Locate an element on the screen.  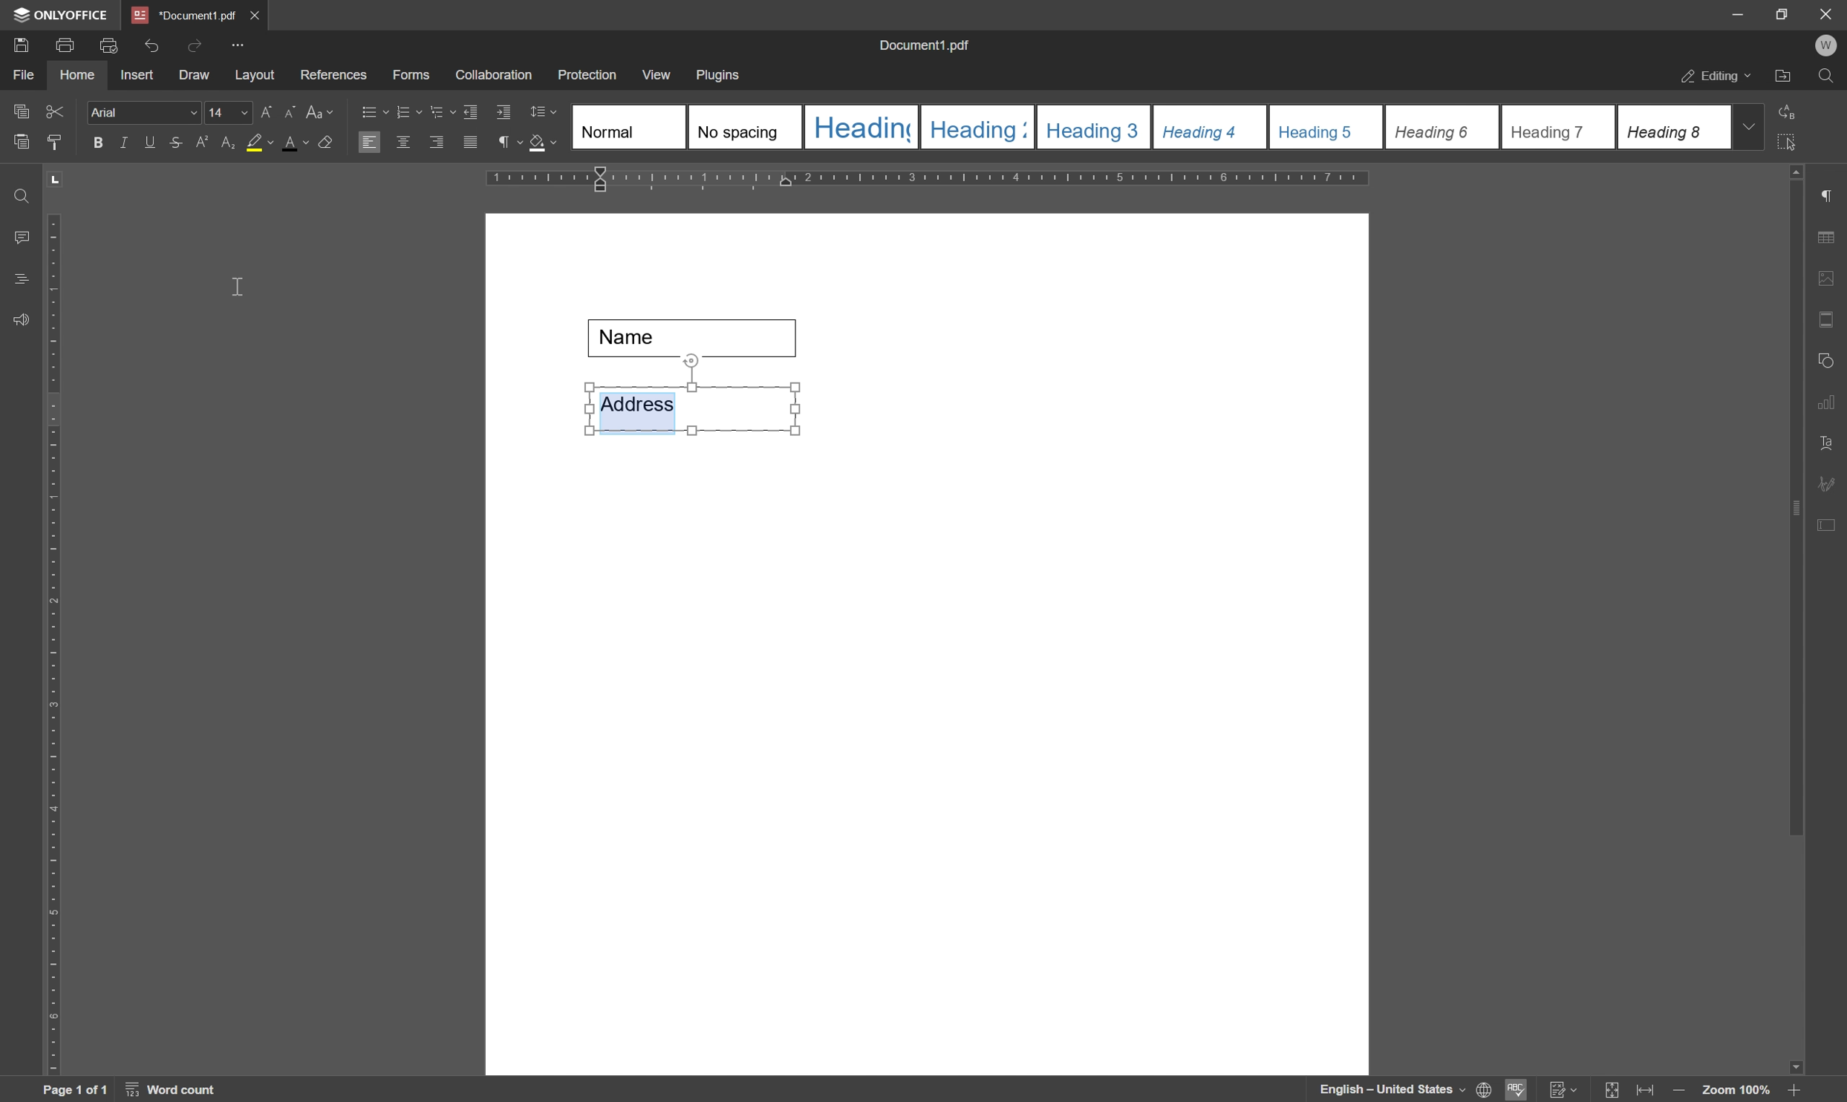
zoom out is located at coordinates (1682, 1092).